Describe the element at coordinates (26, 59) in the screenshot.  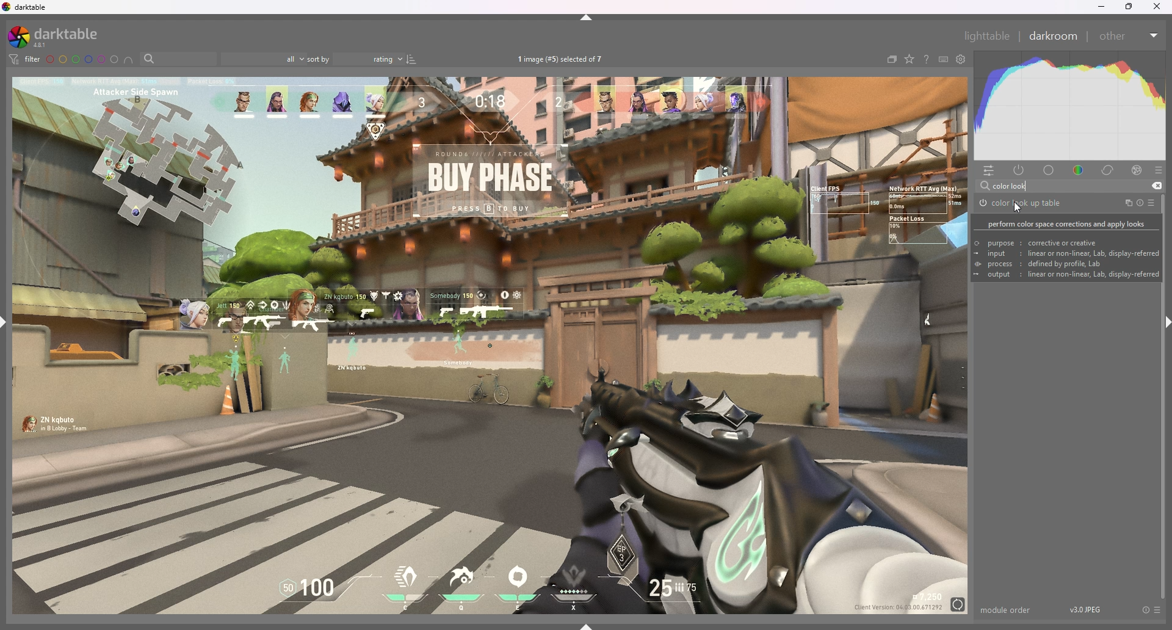
I see `filter` at that location.